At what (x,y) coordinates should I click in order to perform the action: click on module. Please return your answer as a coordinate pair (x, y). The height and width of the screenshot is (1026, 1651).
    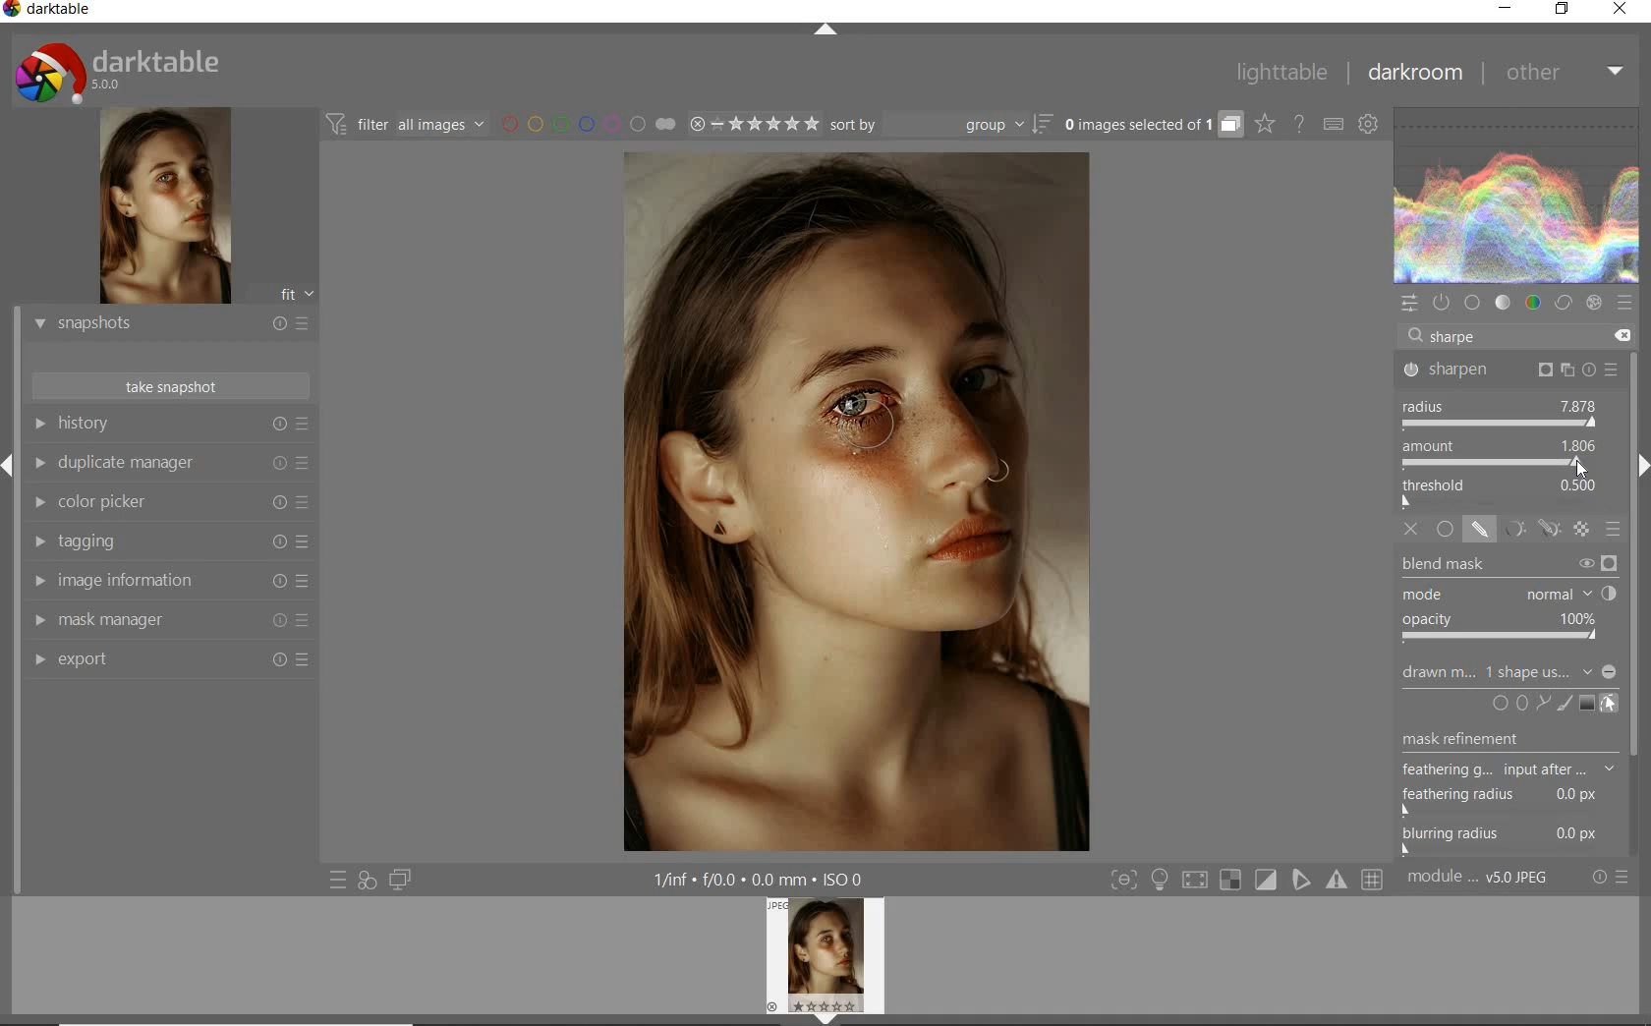
    Looking at the image, I should click on (1480, 878).